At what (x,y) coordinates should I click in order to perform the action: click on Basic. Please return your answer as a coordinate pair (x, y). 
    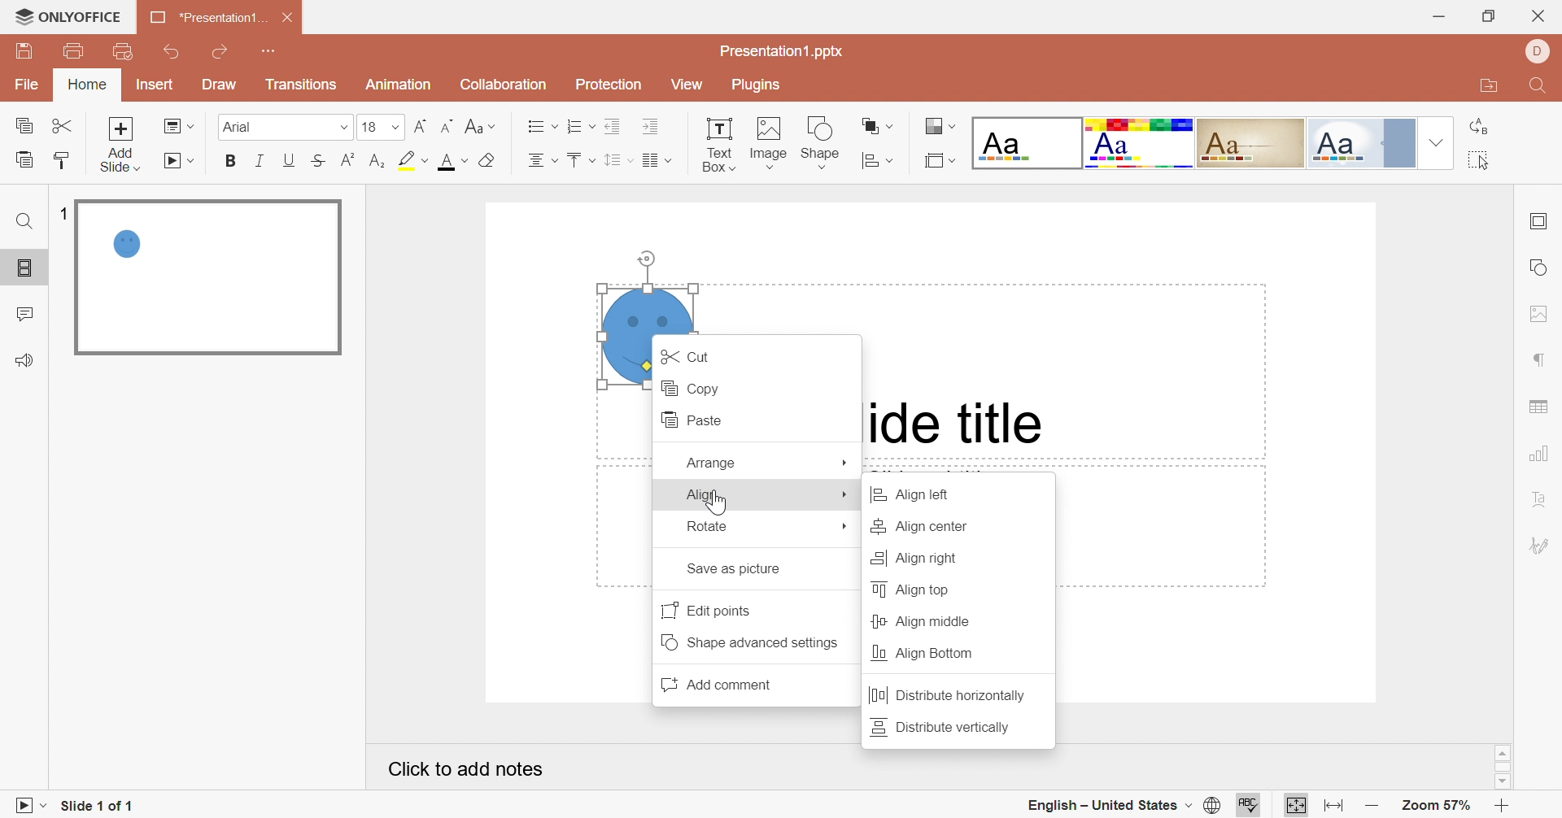
    Looking at the image, I should click on (1140, 143).